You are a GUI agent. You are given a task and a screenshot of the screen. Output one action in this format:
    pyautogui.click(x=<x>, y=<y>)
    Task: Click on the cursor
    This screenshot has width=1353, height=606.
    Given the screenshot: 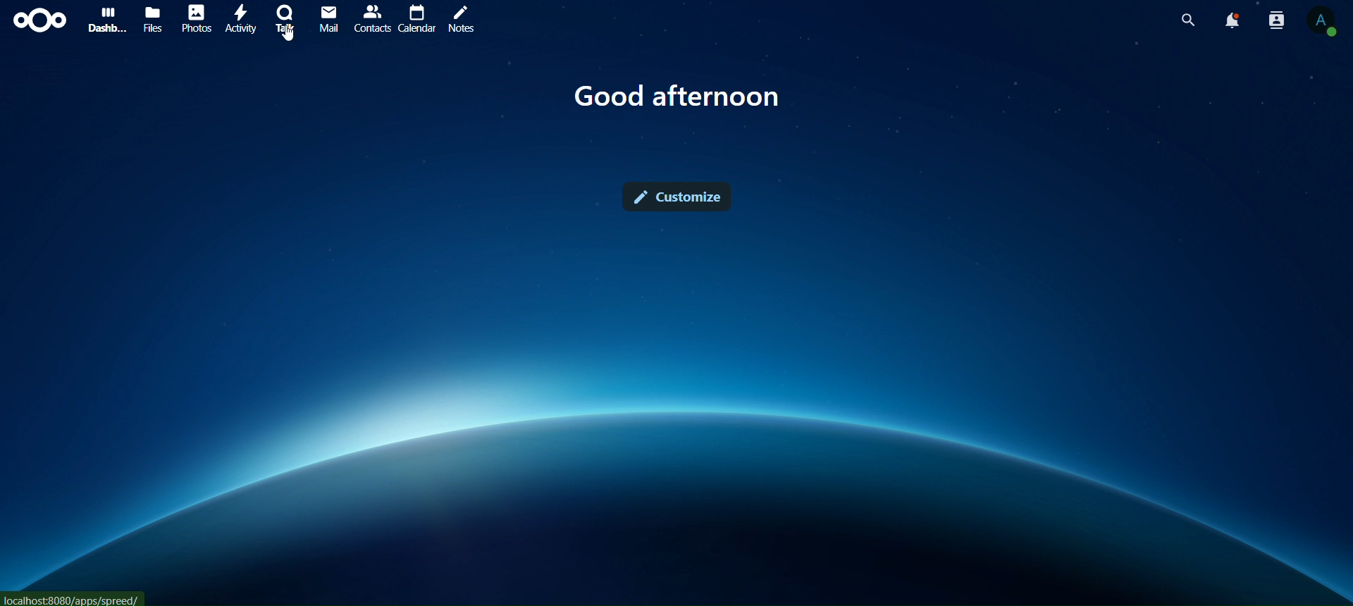 What is the action you would take?
    pyautogui.click(x=288, y=37)
    